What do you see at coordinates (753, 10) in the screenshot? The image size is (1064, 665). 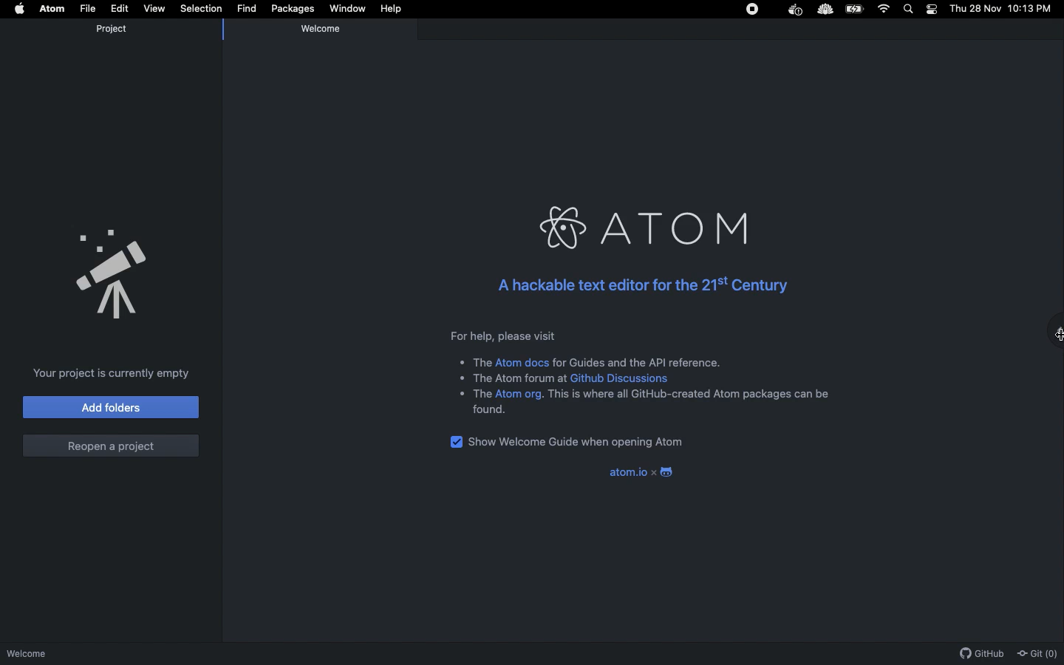 I see `Stop icon` at bounding box center [753, 10].